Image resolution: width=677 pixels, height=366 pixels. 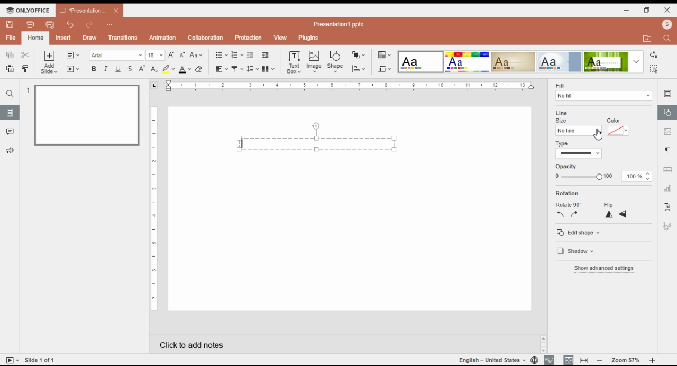 What do you see at coordinates (196, 55) in the screenshot?
I see `change case` at bounding box center [196, 55].